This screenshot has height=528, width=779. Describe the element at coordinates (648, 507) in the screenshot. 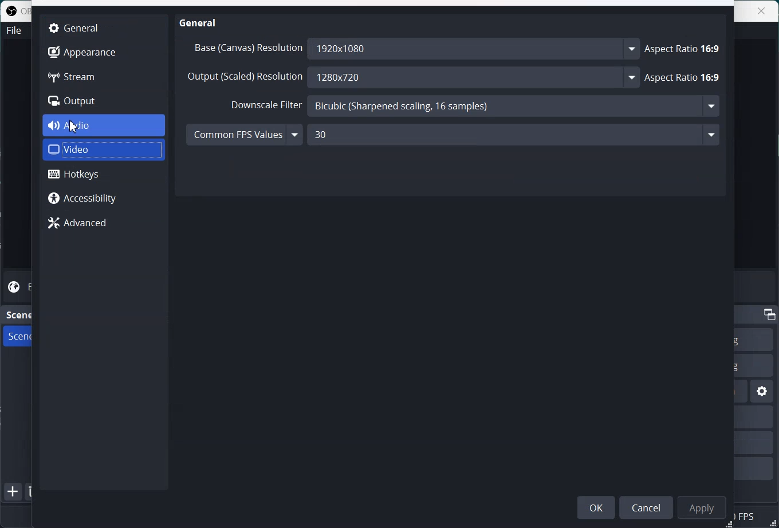

I see `Cancel` at that location.